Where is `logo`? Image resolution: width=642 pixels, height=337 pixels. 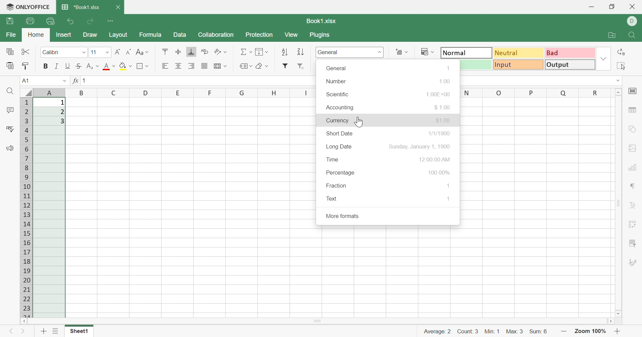
logo is located at coordinates (8, 7).